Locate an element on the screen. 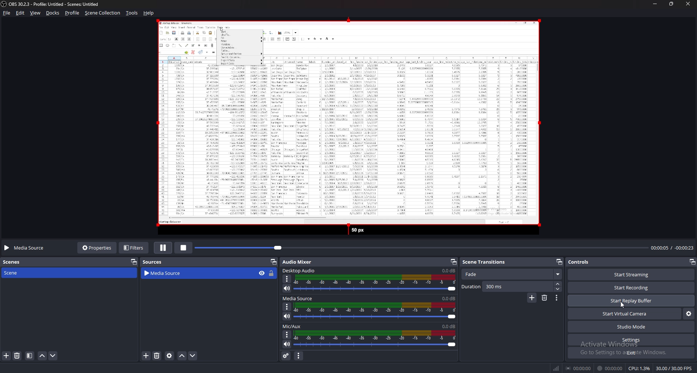 This screenshot has height=373, width=697. hide is located at coordinates (262, 273).